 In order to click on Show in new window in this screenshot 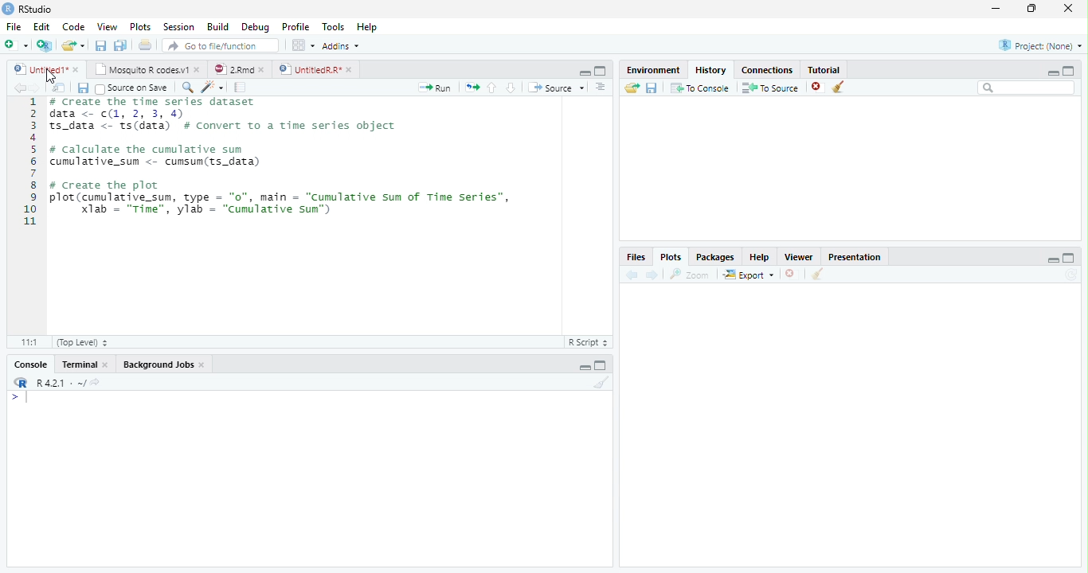, I will do `click(58, 90)`.